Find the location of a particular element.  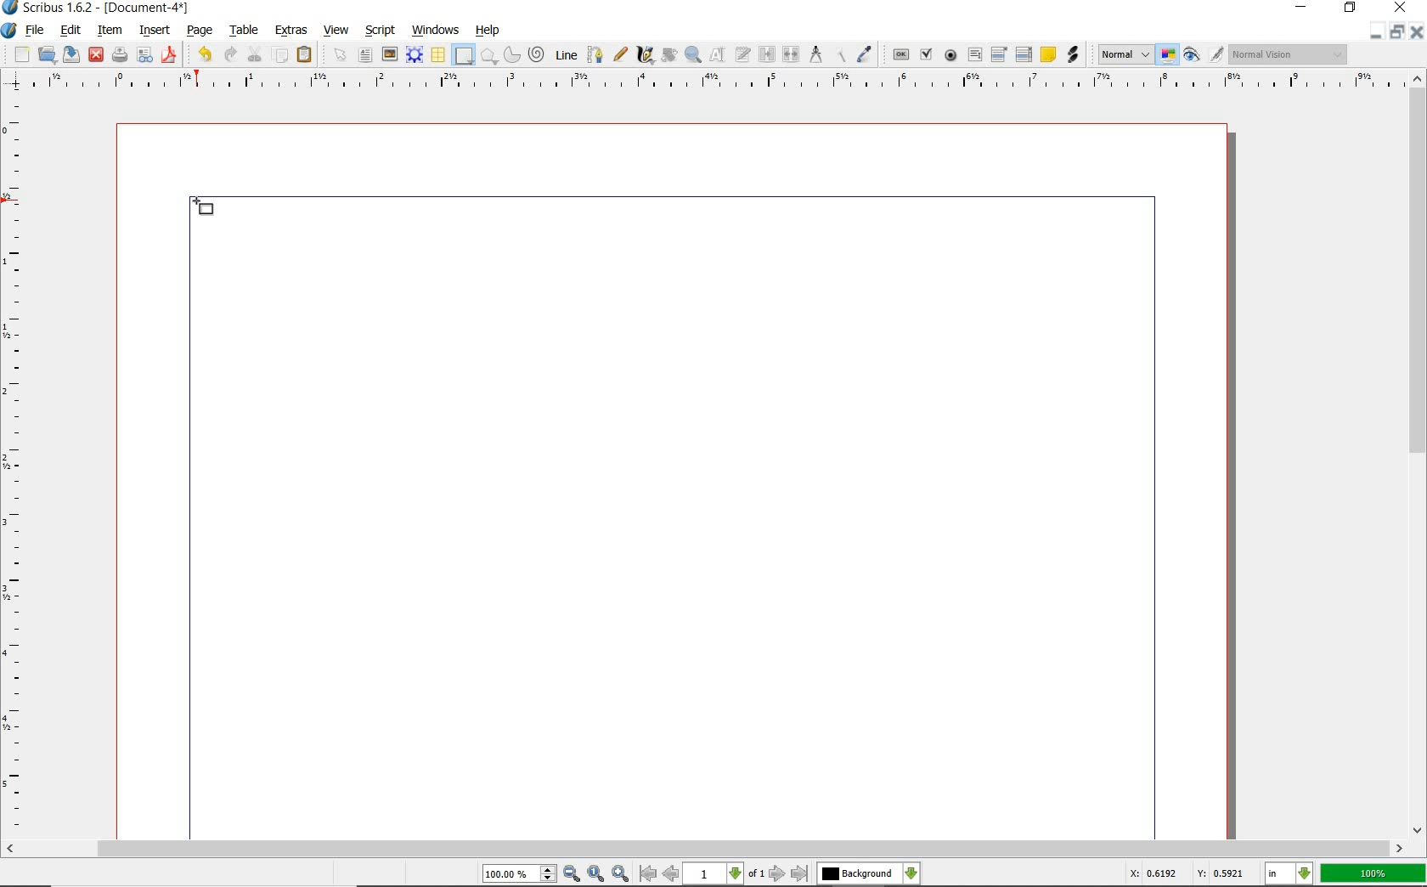

save is located at coordinates (72, 55).